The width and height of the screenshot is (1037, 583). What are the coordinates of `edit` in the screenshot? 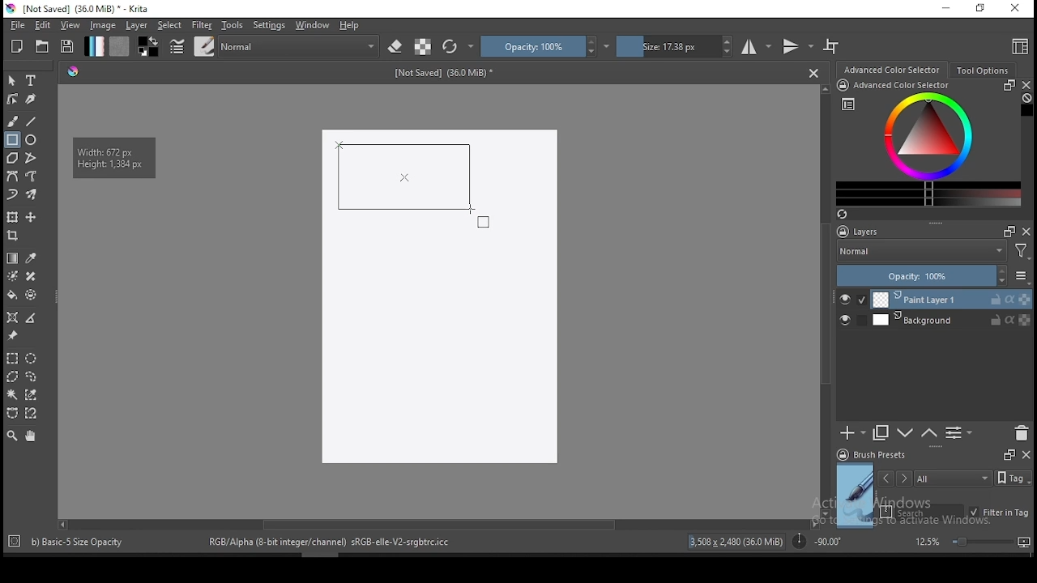 It's located at (42, 24).